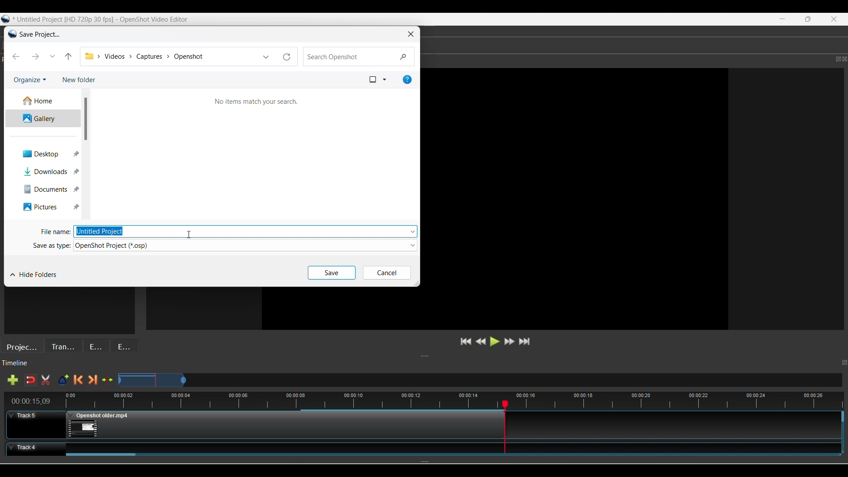 This screenshot has width=848, height=477. Describe the element at coordinates (169, 56) in the screenshot. I see `Folder location` at that location.